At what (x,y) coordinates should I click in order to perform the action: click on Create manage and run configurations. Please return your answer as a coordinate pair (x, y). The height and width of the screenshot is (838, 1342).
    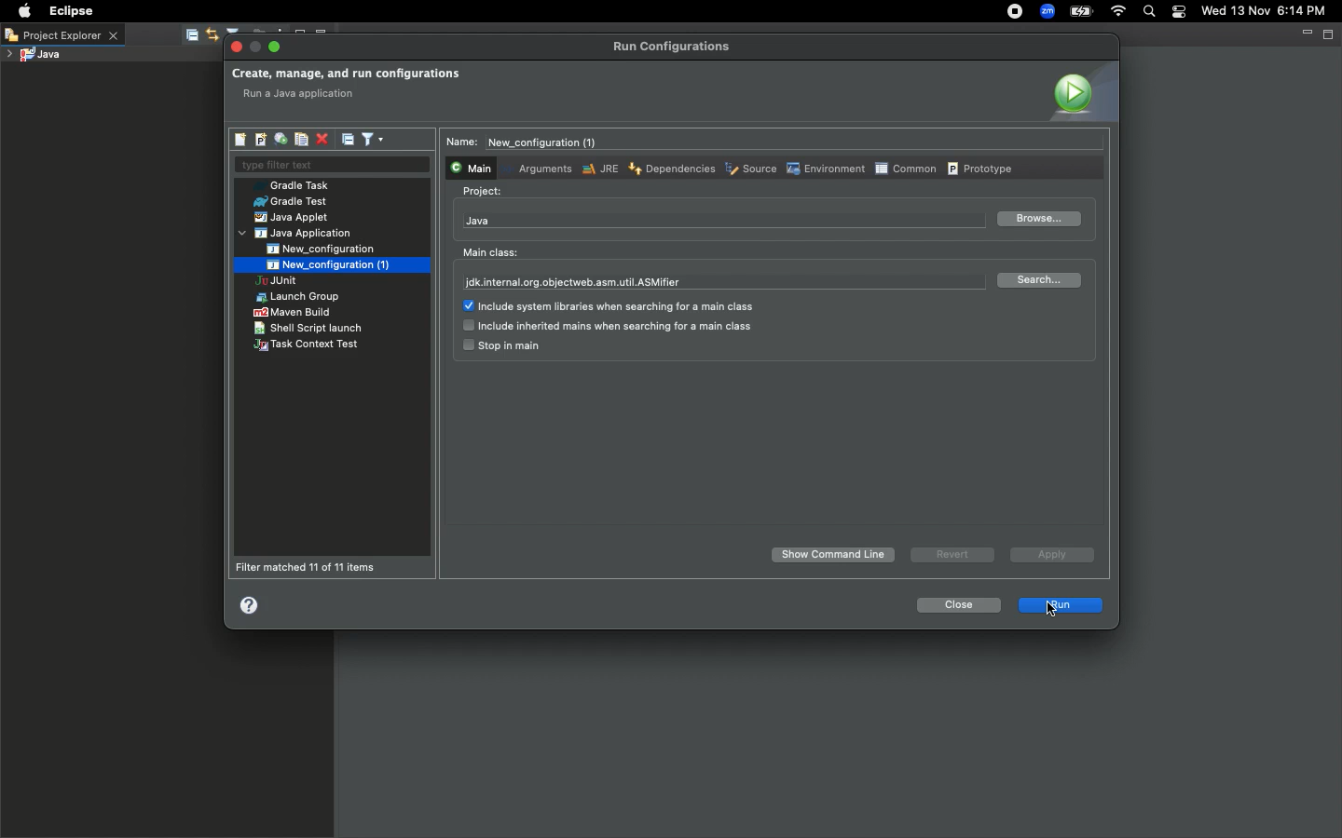
    Looking at the image, I should click on (346, 74).